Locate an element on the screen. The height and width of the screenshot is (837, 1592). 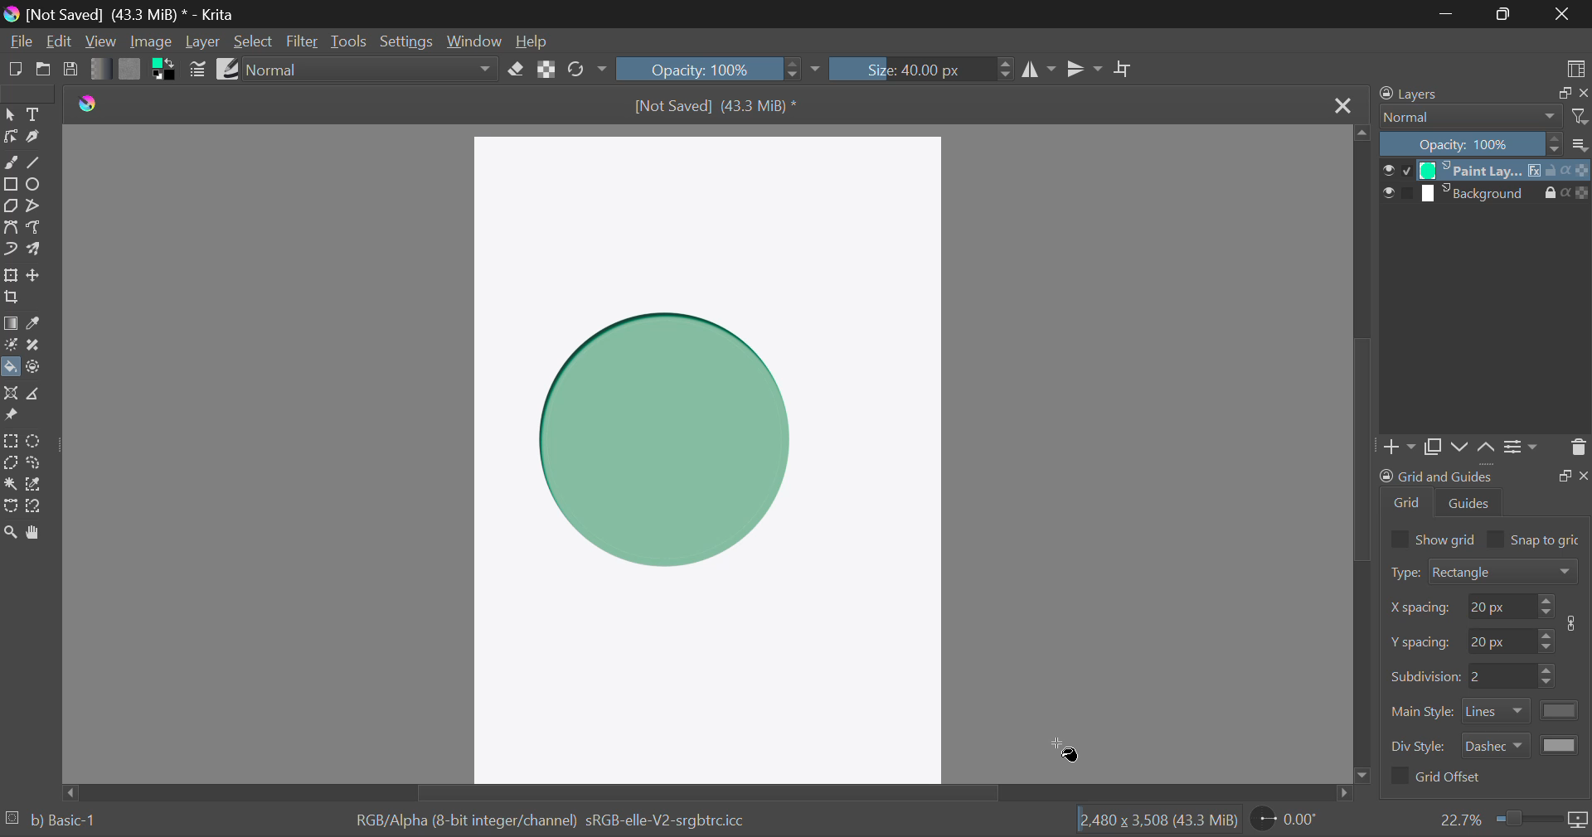
Shadow generated in shape is located at coordinates (668, 449).